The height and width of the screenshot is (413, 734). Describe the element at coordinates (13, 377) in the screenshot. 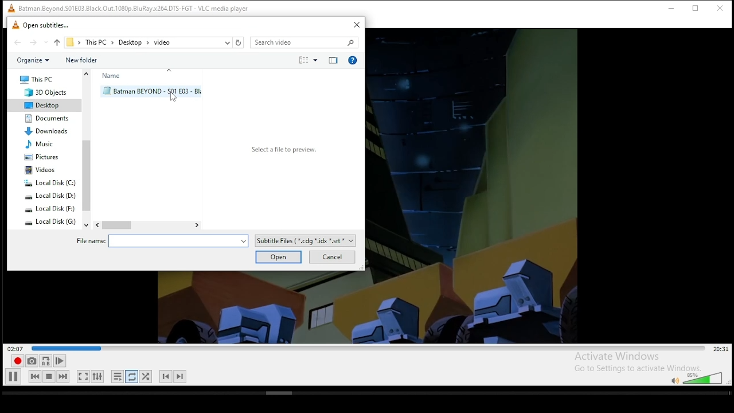

I see `play/pause` at that location.